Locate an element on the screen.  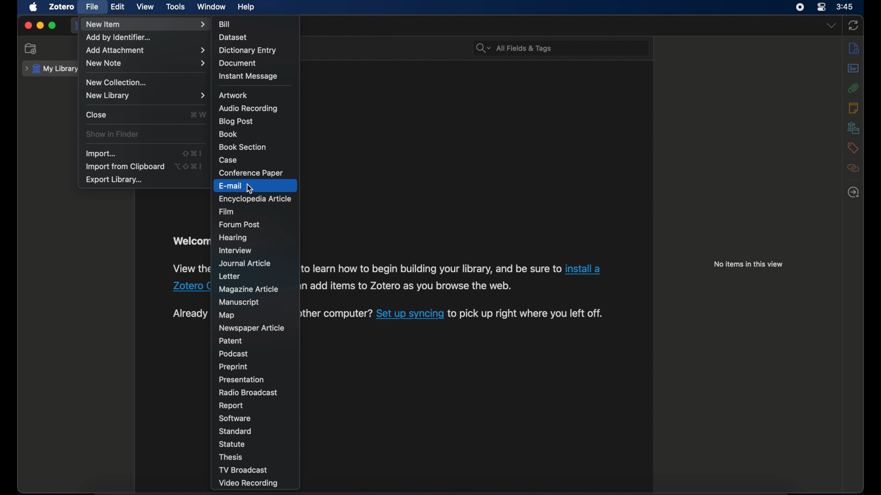
notes is located at coordinates (853, 108).